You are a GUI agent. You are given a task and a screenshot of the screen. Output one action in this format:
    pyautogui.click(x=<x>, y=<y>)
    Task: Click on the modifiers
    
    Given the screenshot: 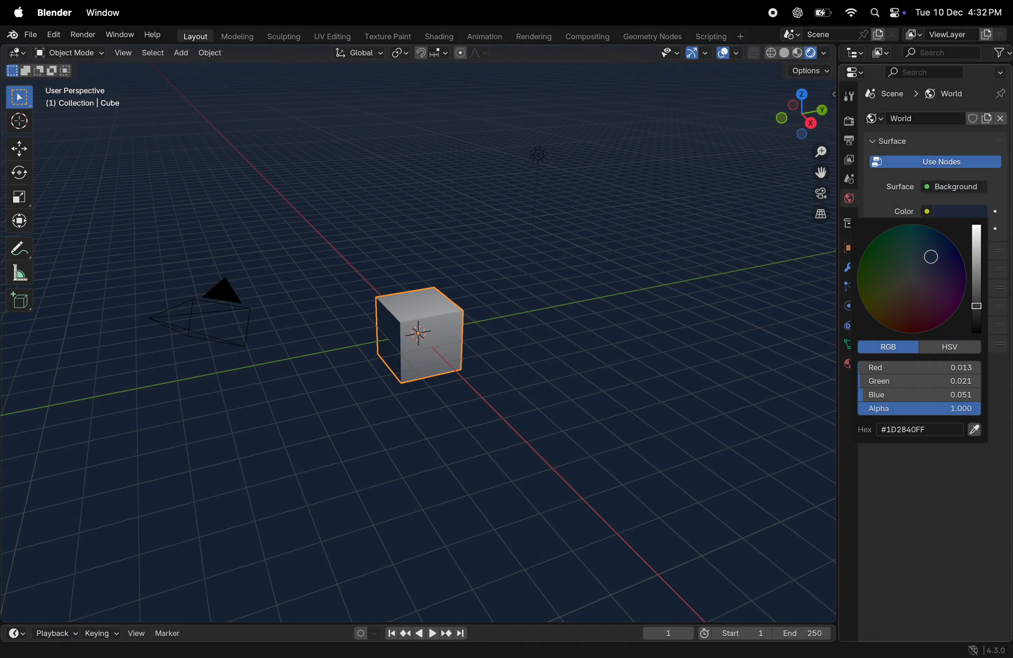 What is the action you would take?
    pyautogui.click(x=847, y=267)
    